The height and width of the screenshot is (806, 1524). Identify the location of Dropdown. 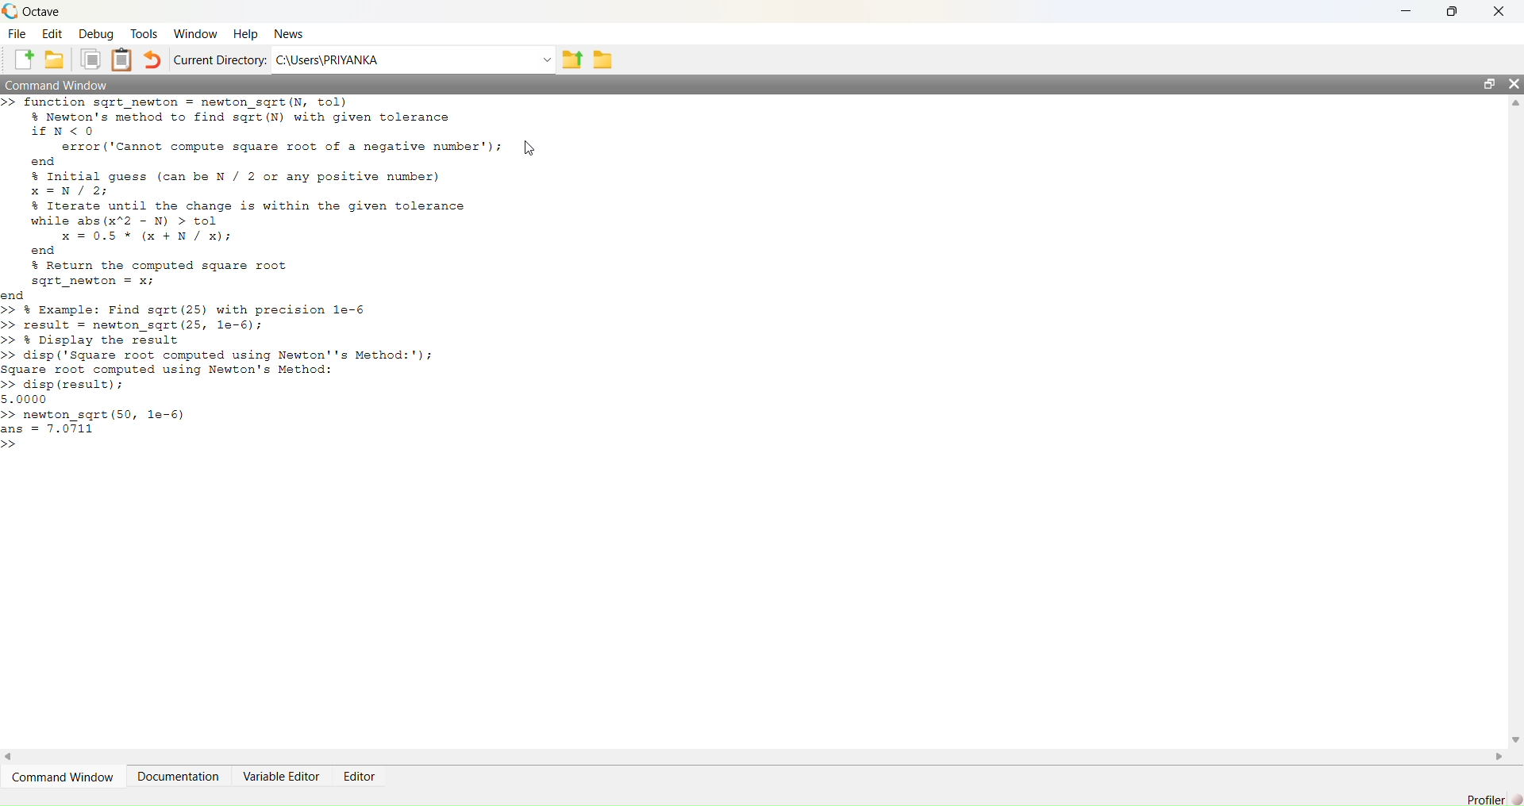
(544, 59).